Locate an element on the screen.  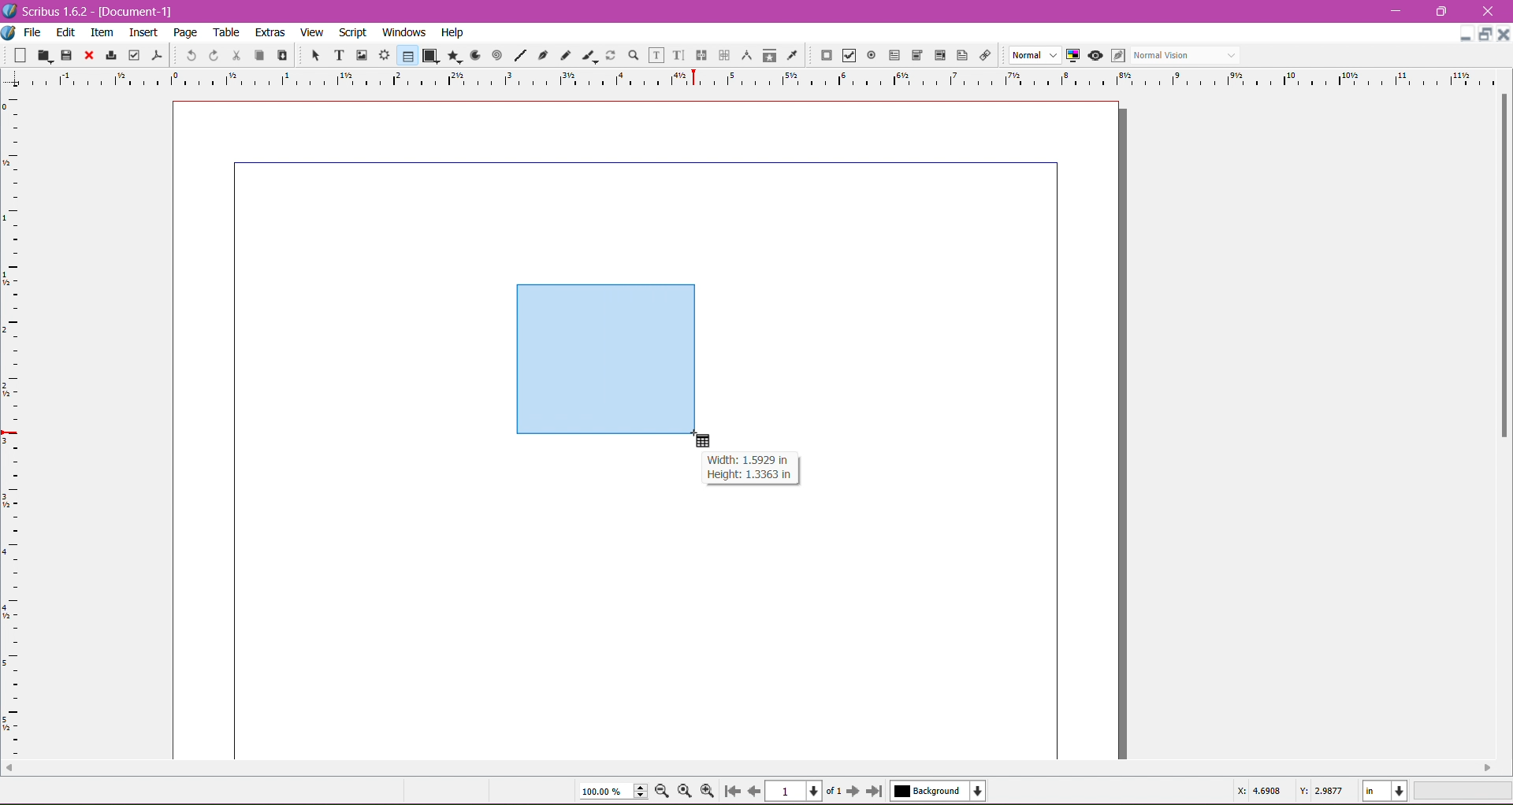
Spiral is located at coordinates (496, 54).